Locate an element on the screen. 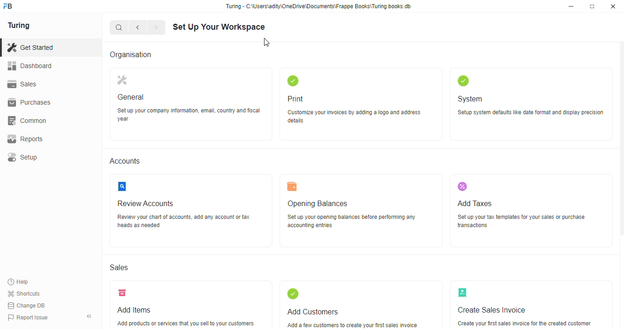  Get Started is located at coordinates (42, 47).